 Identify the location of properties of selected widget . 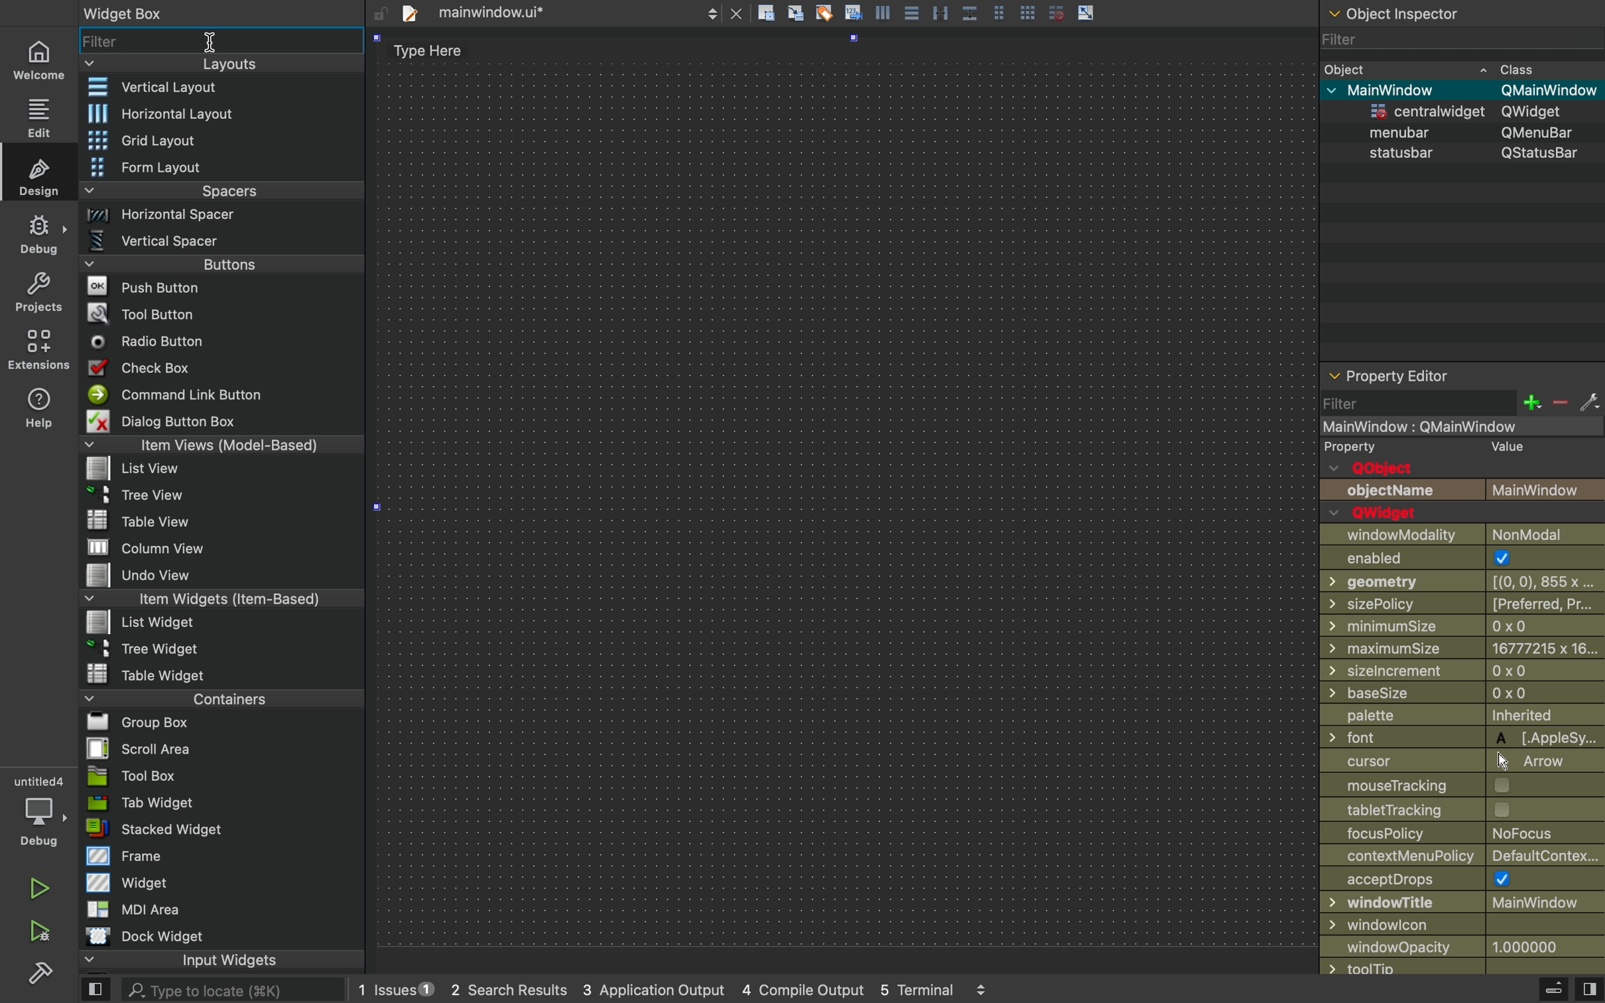
(1460, 374).